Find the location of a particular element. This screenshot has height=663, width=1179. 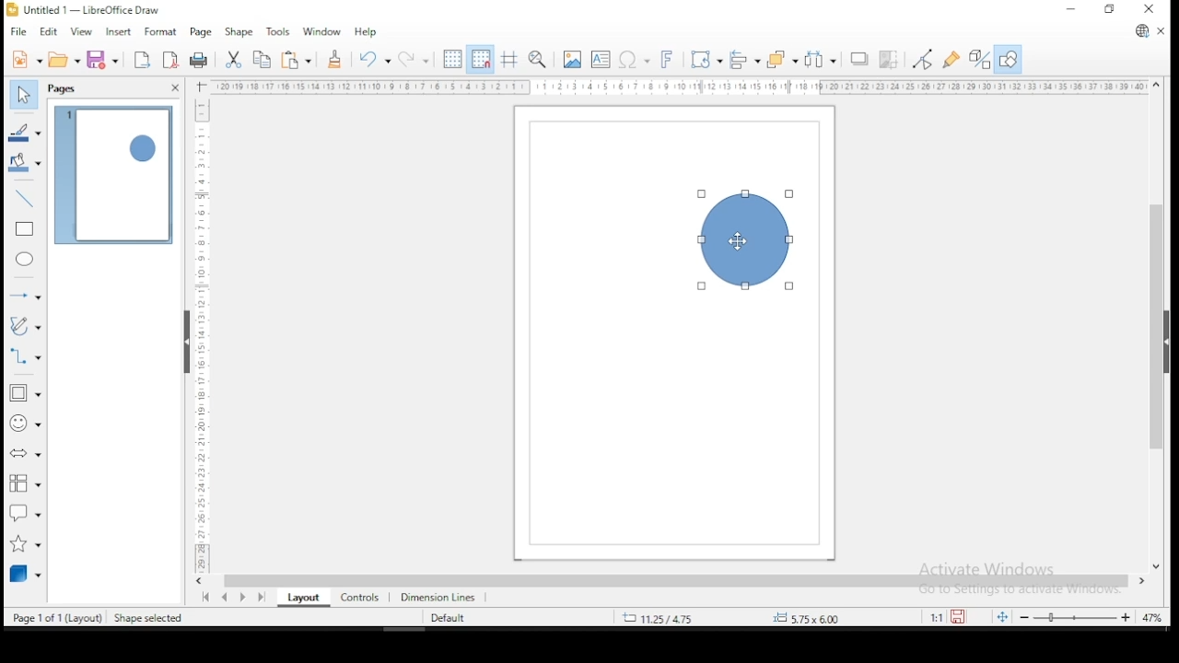

close window is located at coordinates (1150, 9).